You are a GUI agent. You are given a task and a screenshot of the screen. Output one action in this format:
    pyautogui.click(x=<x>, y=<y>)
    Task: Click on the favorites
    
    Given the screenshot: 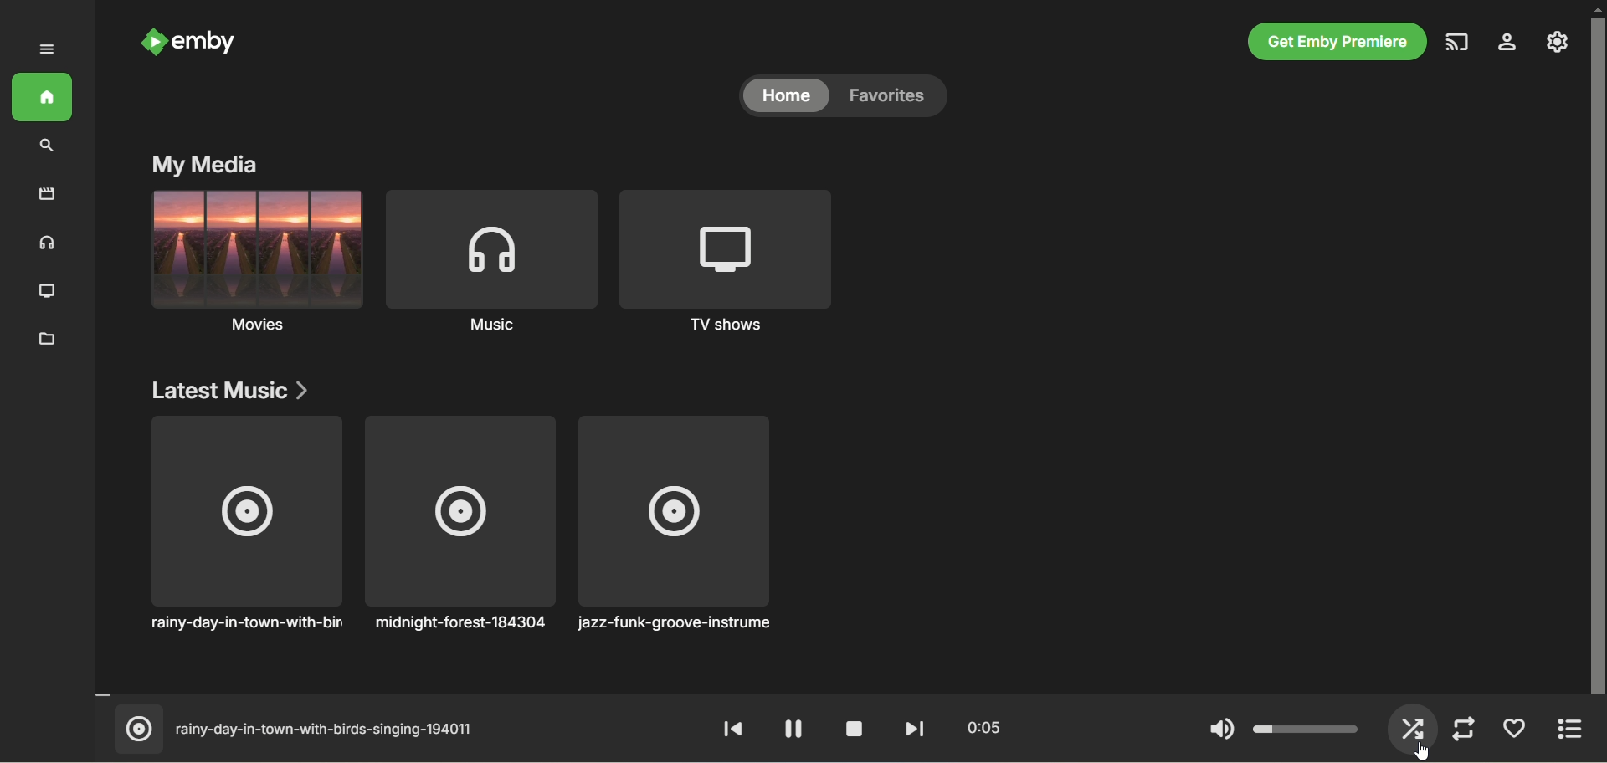 What is the action you would take?
    pyautogui.click(x=1510, y=725)
    